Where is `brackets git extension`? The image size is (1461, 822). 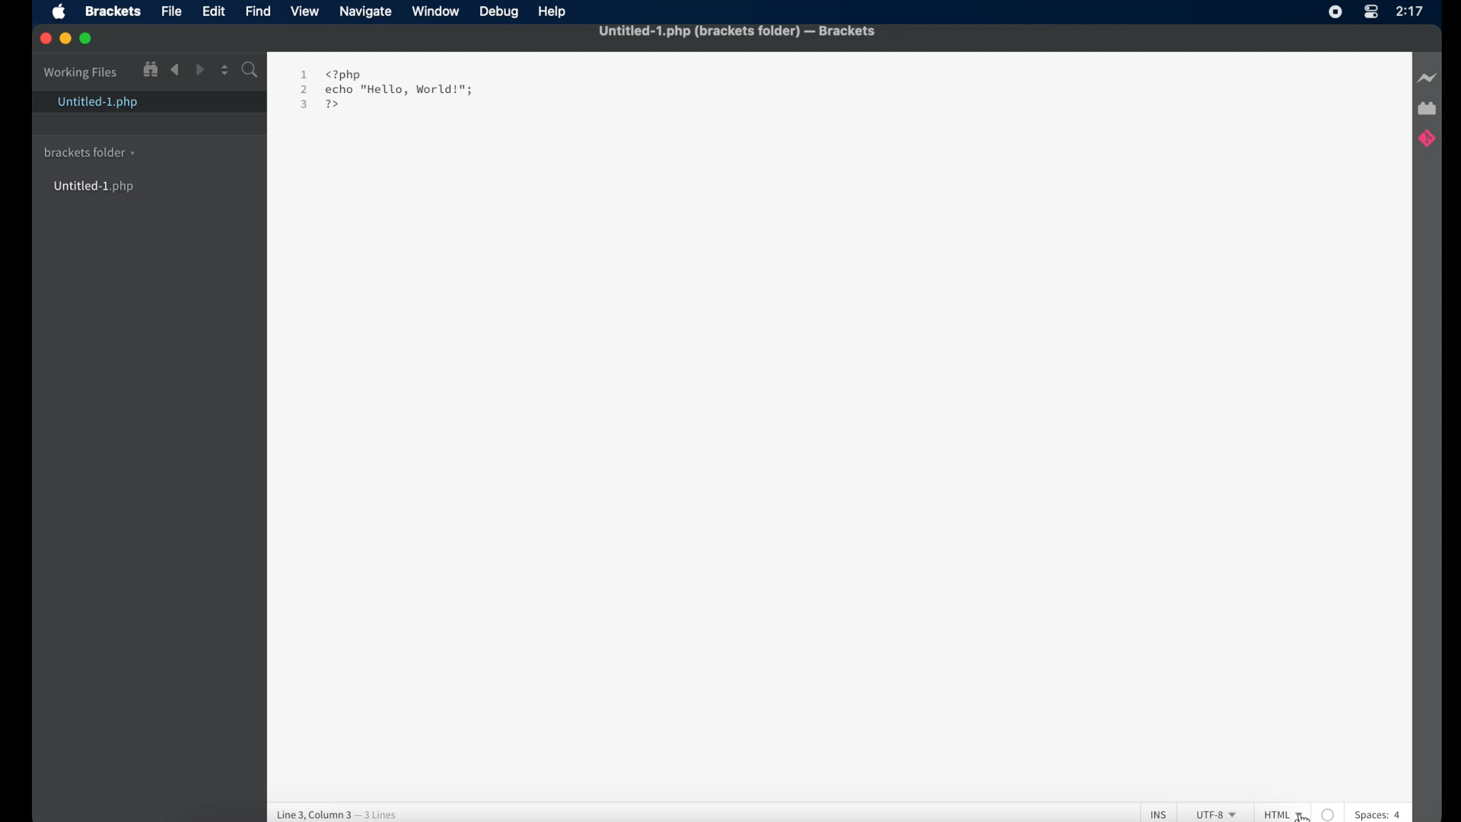 brackets git extension is located at coordinates (1426, 141).